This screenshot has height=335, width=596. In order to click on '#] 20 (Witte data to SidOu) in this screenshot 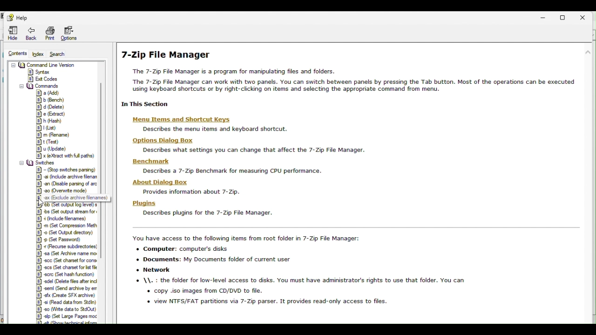, I will do `click(66, 308)`.